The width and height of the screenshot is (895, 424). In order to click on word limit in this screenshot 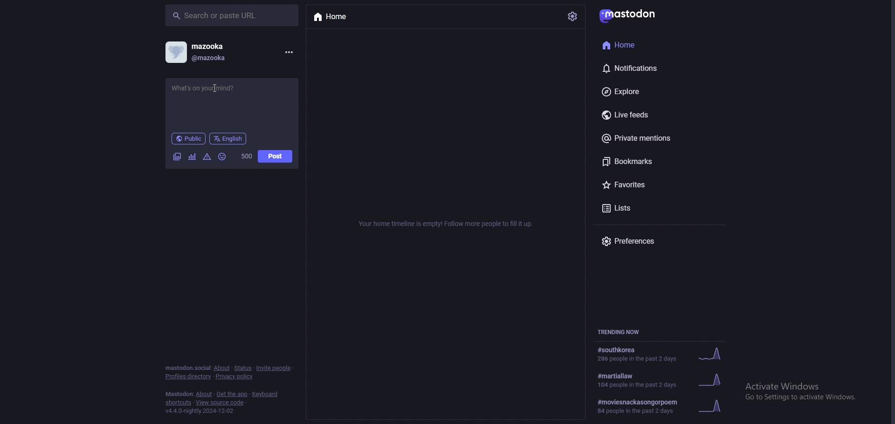, I will do `click(247, 156)`.